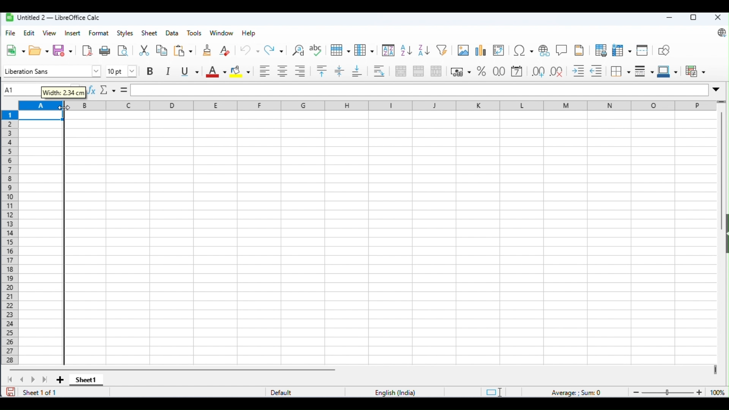  What do you see at coordinates (722, 102) in the screenshot?
I see `drag to view more rows` at bounding box center [722, 102].